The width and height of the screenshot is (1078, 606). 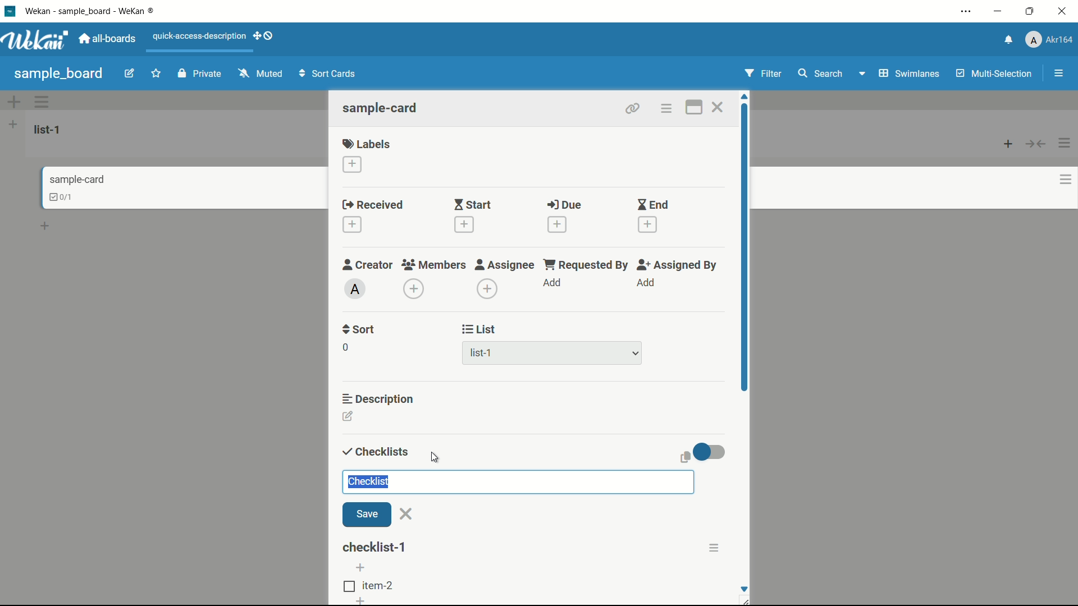 I want to click on muted, so click(x=259, y=74).